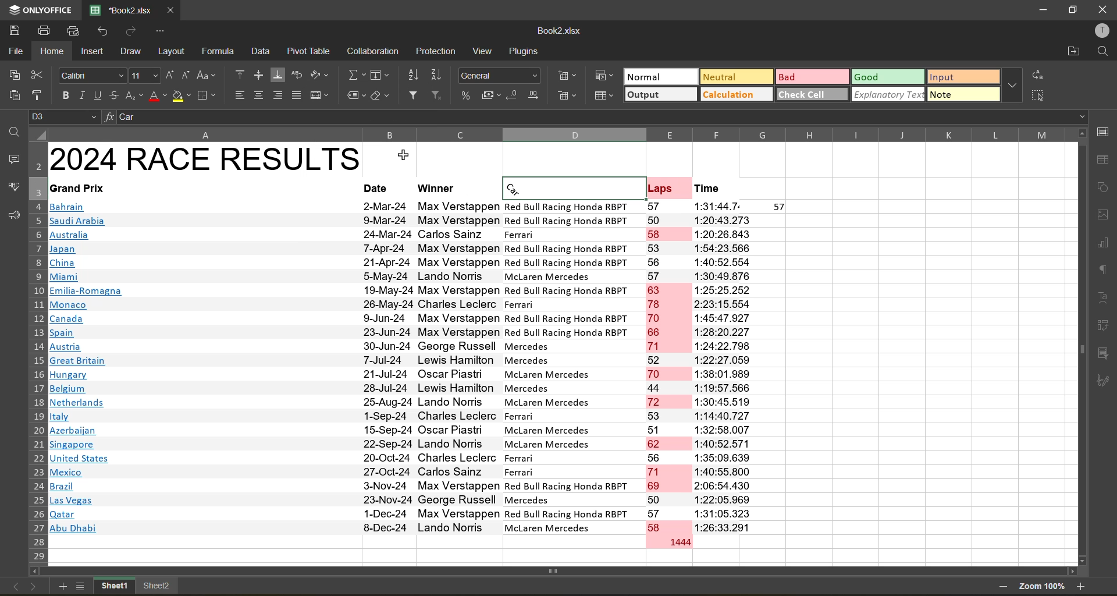 The image size is (1117, 596). What do you see at coordinates (1082, 586) in the screenshot?
I see `zoom in` at bounding box center [1082, 586].